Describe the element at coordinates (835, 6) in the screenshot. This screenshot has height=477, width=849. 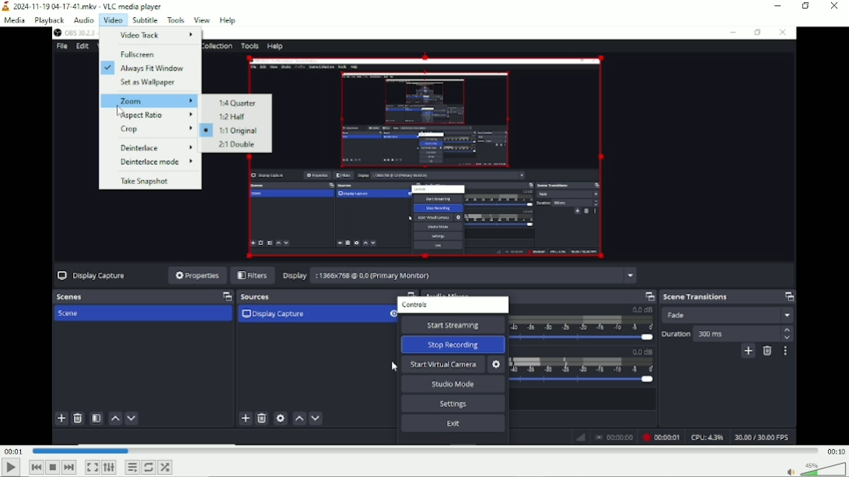
I see `Close` at that location.